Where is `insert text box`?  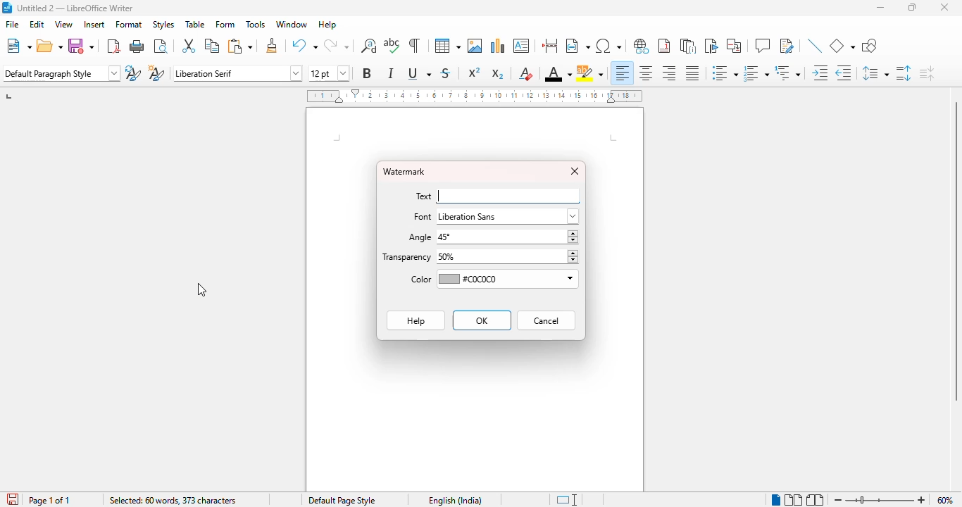
insert text box is located at coordinates (521, 46).